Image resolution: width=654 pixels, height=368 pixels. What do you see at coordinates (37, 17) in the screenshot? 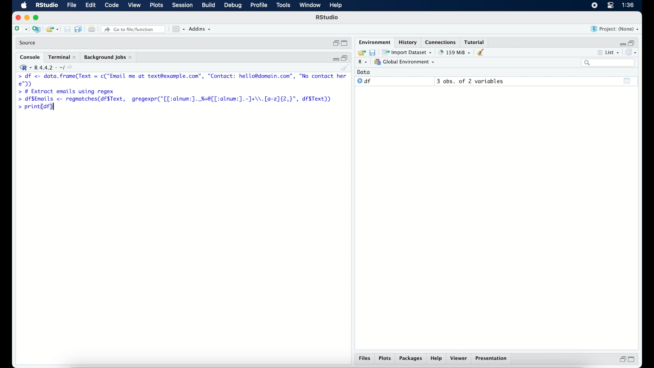
I see `maximize` at bounding box center [37, 17].